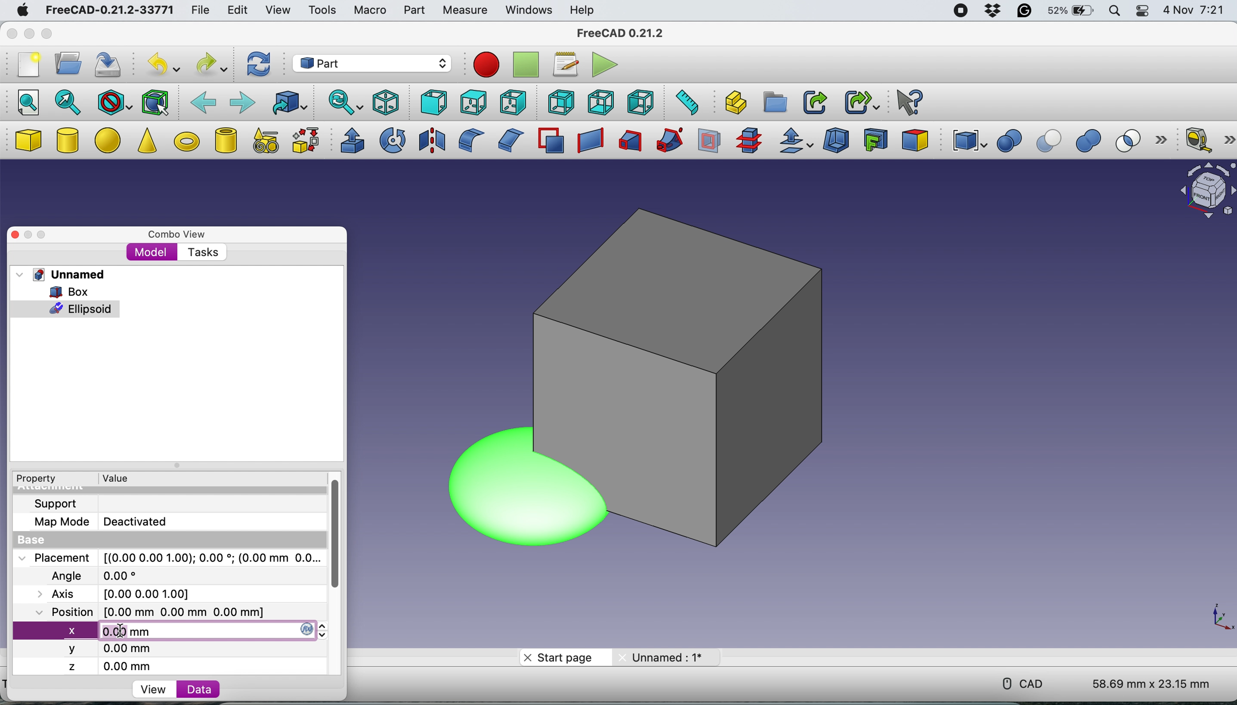 The image size is (1237, 705). Describe the element at coordinates (1020, 684) in the screenshot. I see `cad` at that location.